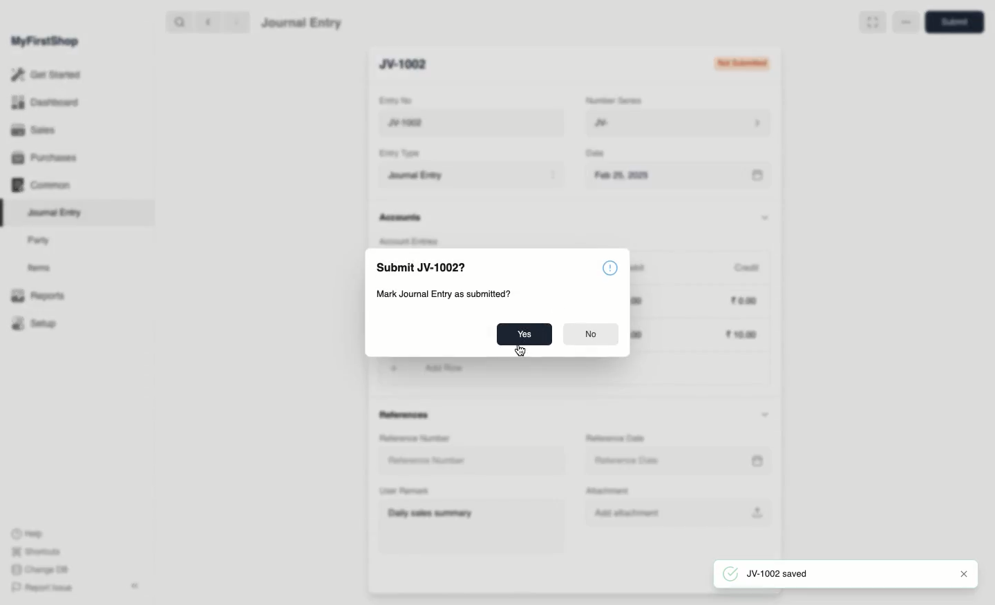  What do you see at coordinates (524, 334) in the screenshot?
I see `Yes` at bounding box center [524, 334].